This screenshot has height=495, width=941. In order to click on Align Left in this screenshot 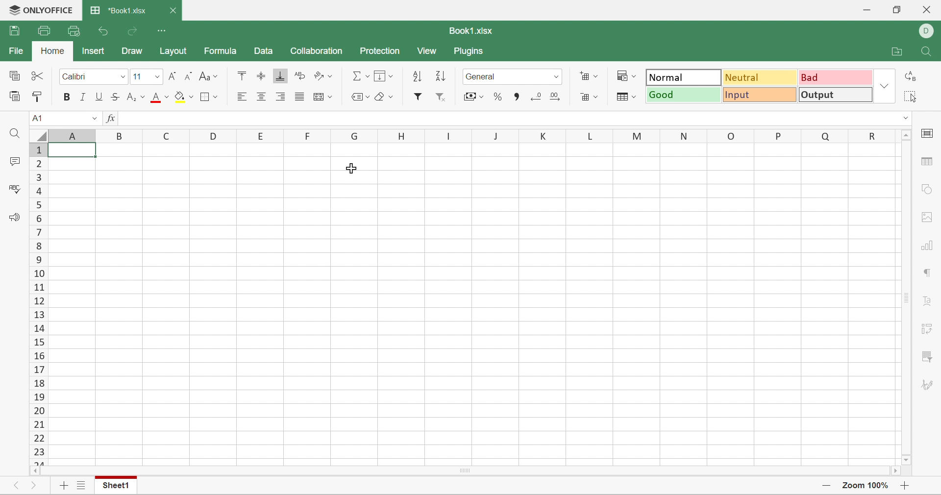, I will do `click(243, 96)`.